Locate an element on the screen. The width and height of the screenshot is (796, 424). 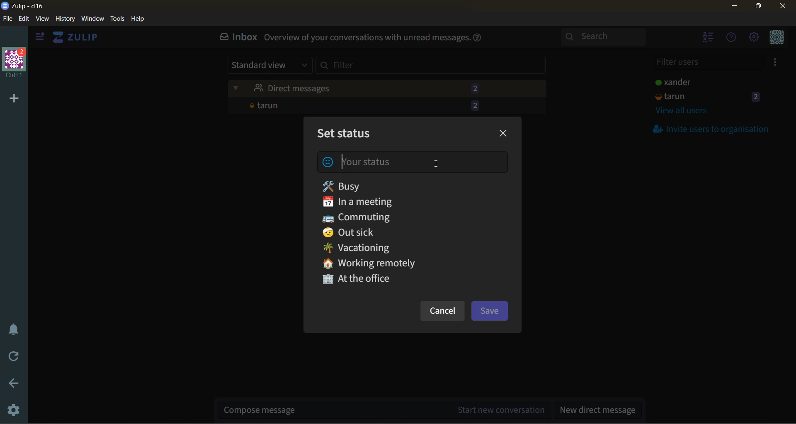
help is located at coordinates (479, 37).